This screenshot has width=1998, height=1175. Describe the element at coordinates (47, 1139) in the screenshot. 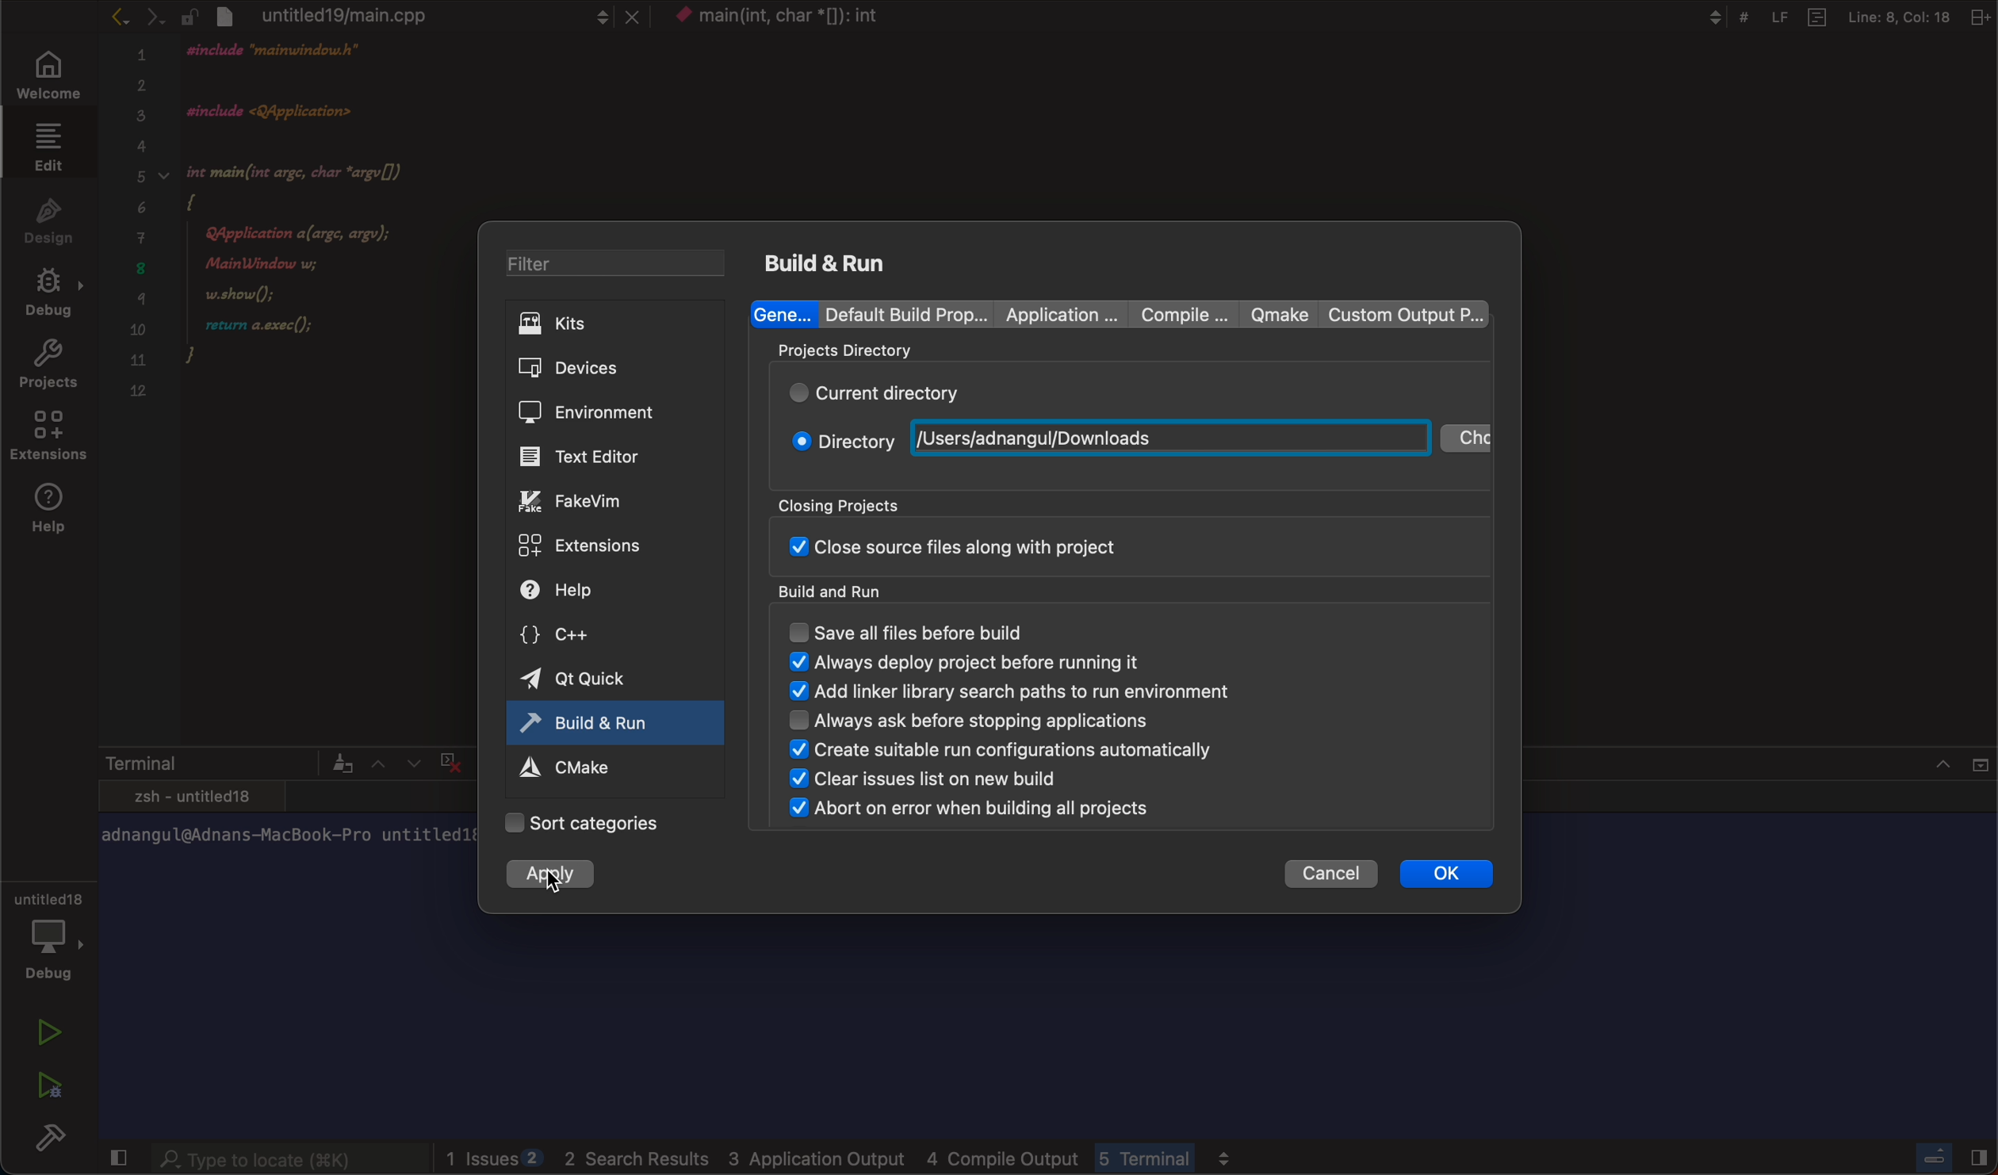

I see `build` at that location.